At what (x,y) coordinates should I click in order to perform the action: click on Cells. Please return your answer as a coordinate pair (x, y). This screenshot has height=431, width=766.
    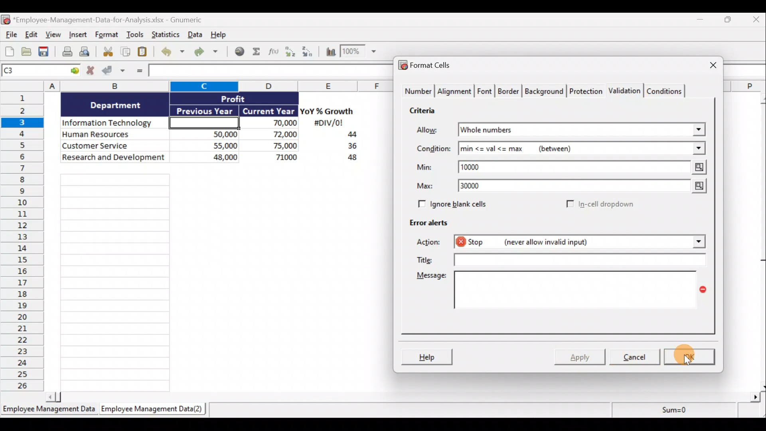
    Looking at the image, I should click on (215, 279).